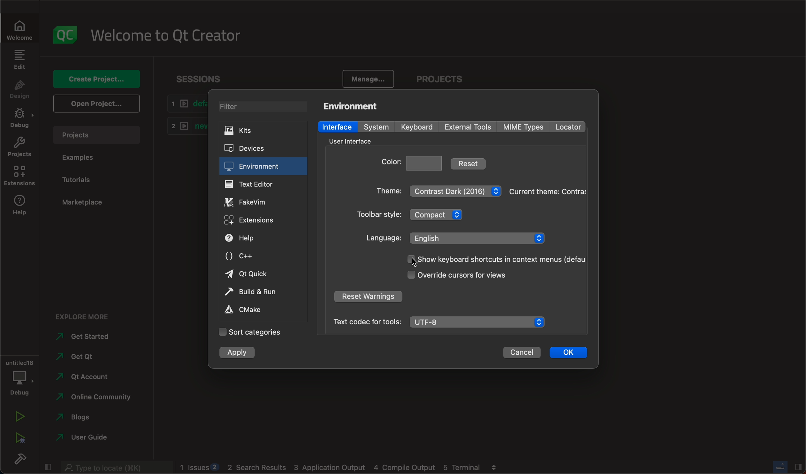 The image size is (806, 474). I want to click on sessins, so click(202, 79).